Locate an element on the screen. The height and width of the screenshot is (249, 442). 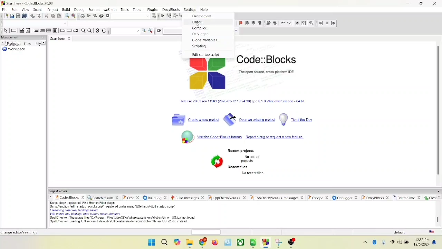
new is located at coordinates (4, 16).